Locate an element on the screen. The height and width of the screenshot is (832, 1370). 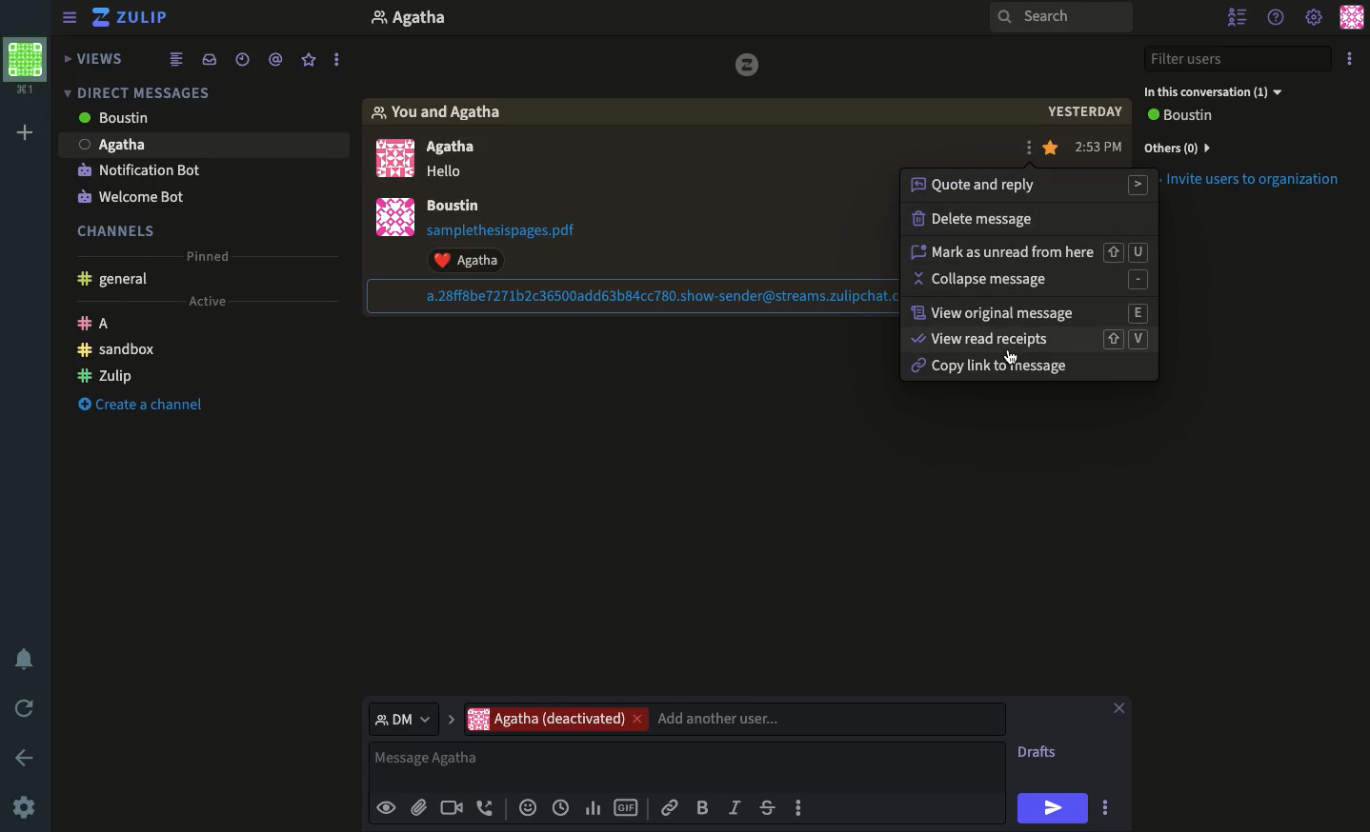
File attachment is located at coordinates (418, 806).